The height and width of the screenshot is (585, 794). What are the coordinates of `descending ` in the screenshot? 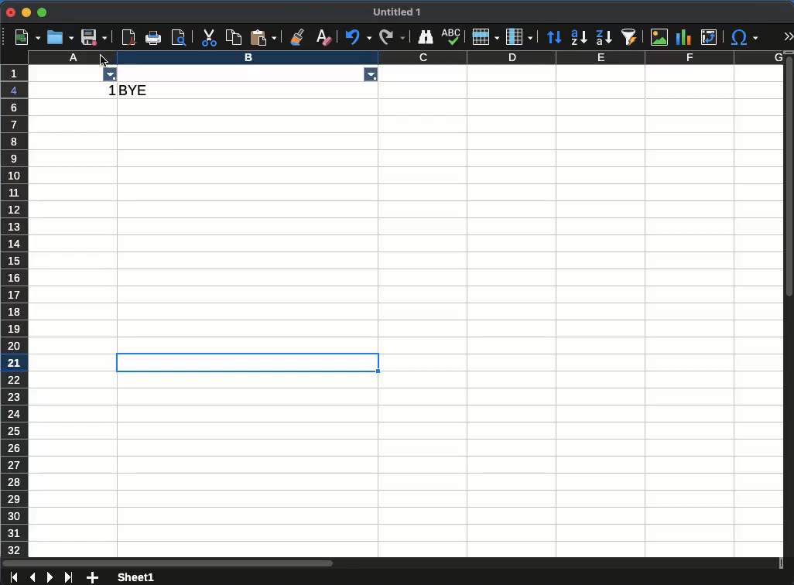 It's located at (605, 38).